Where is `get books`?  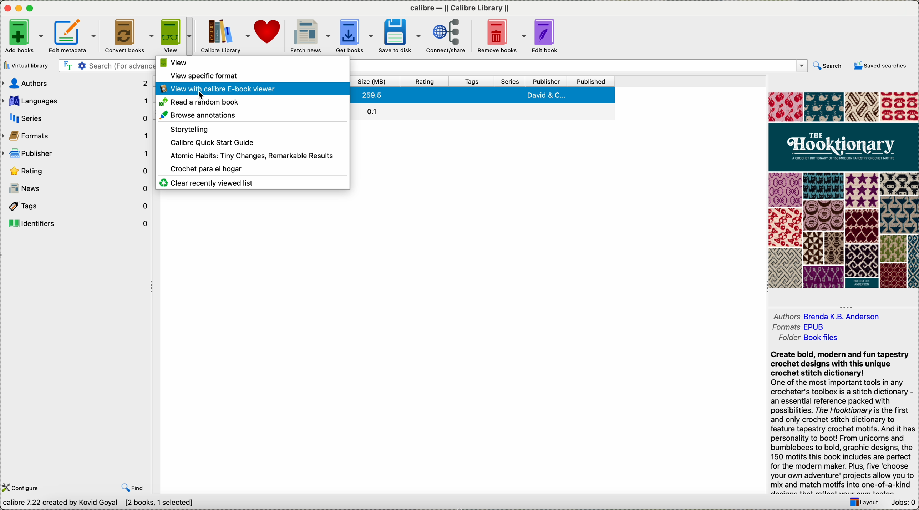
get books is located at coordinates (354, 34).